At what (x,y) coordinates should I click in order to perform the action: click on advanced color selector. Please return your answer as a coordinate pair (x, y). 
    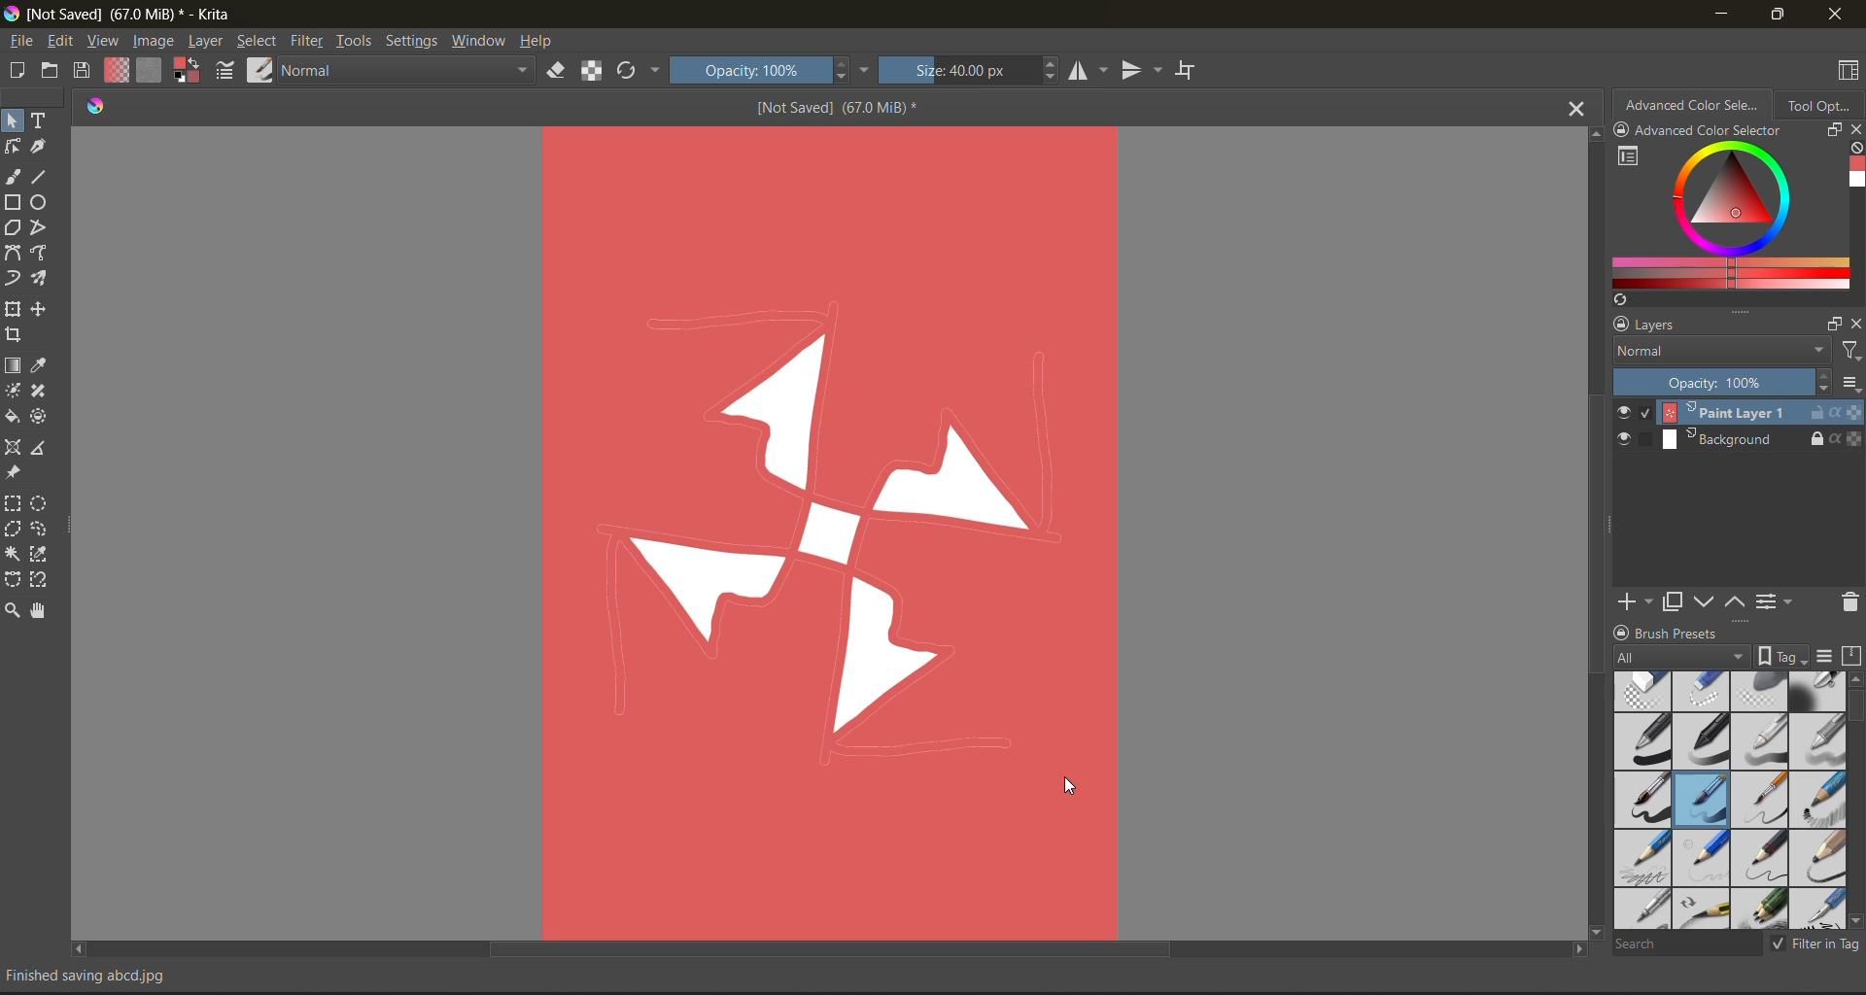
    Looking at the image, I should click on (1730, 217).